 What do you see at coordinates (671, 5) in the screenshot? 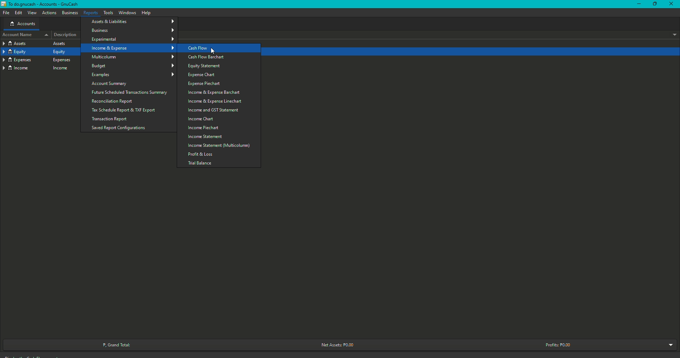
I see `Close` at bounding box center [671, 5].